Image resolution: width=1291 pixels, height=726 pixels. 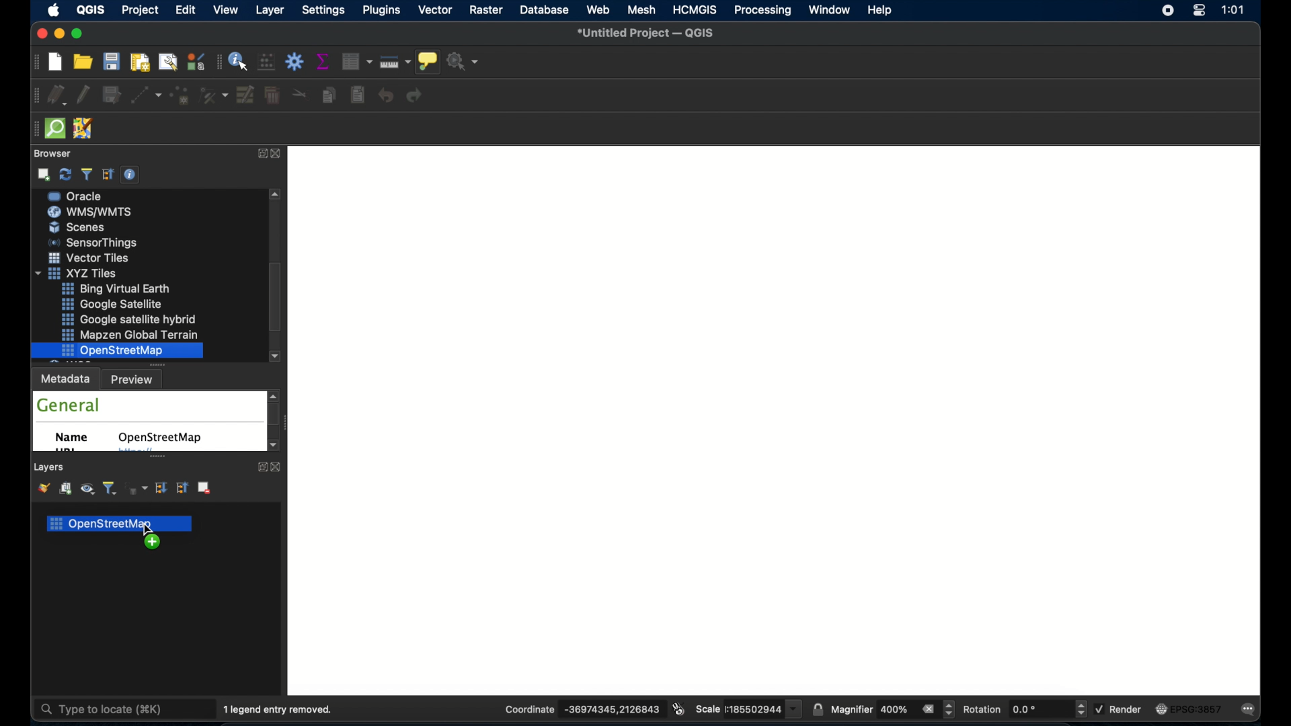 I want to click on add selected layer, so click(x=44, y=175).